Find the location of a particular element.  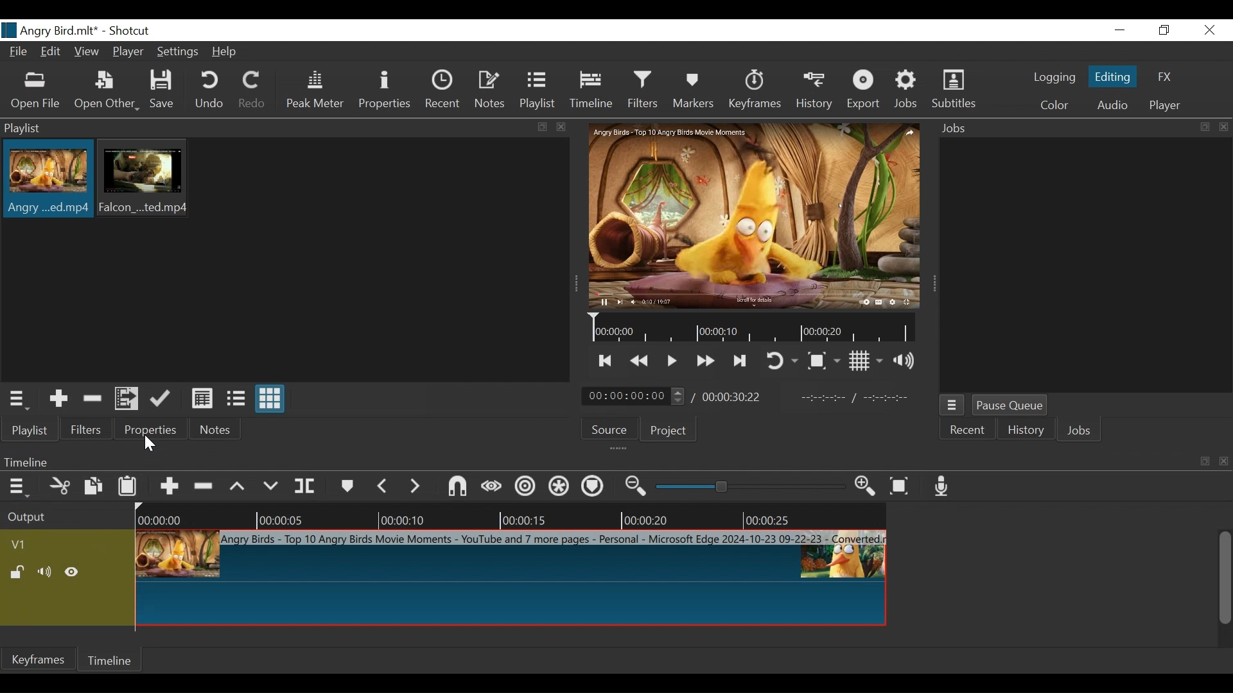

Peak Meter is located at coordinates (313, 93).